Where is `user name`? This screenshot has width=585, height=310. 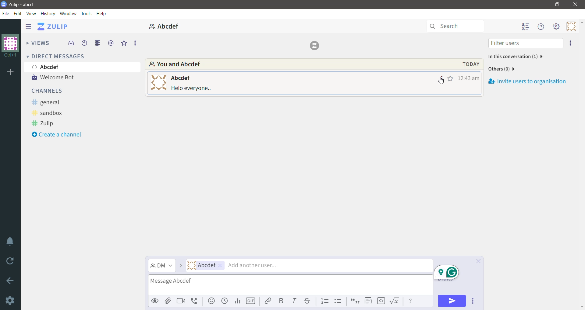
user name is located at coordinates (180, 77).